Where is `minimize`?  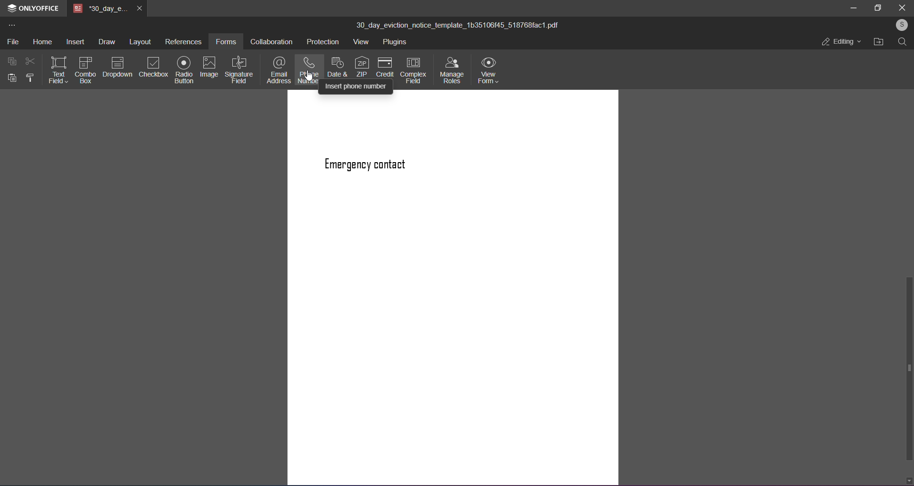 minimize is located at coordinates (854, 8).